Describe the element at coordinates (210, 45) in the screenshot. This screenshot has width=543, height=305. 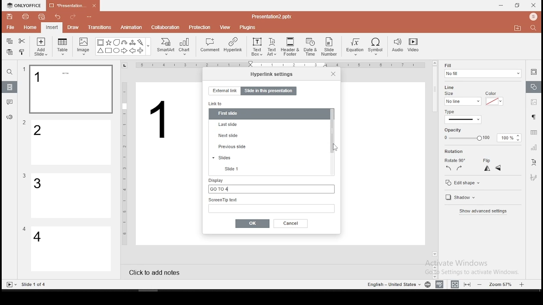
I see `comment` at that location.